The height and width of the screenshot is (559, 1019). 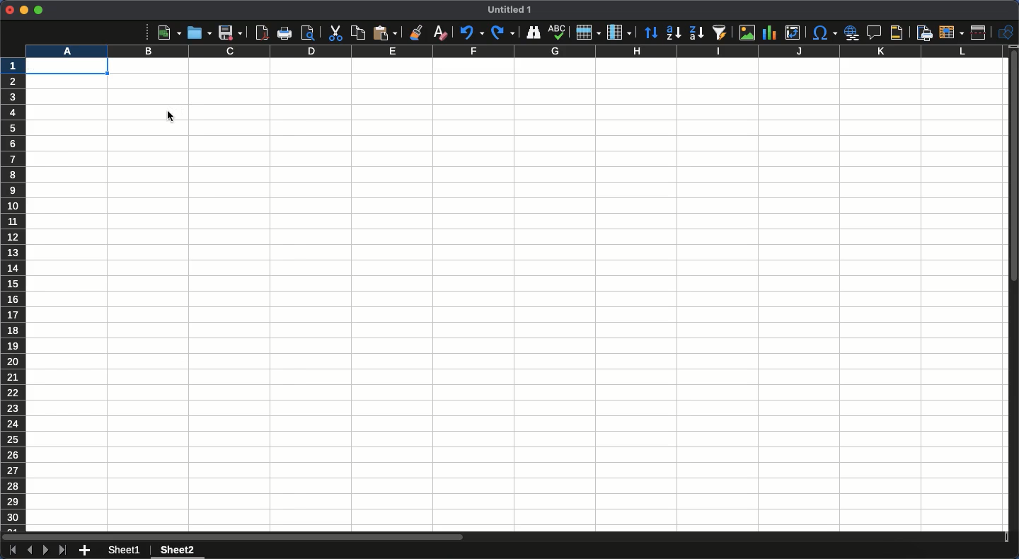 What do you see at coordinates (512, 9) in the screenshot?
I see `Name` at bounding box center [512, 9].